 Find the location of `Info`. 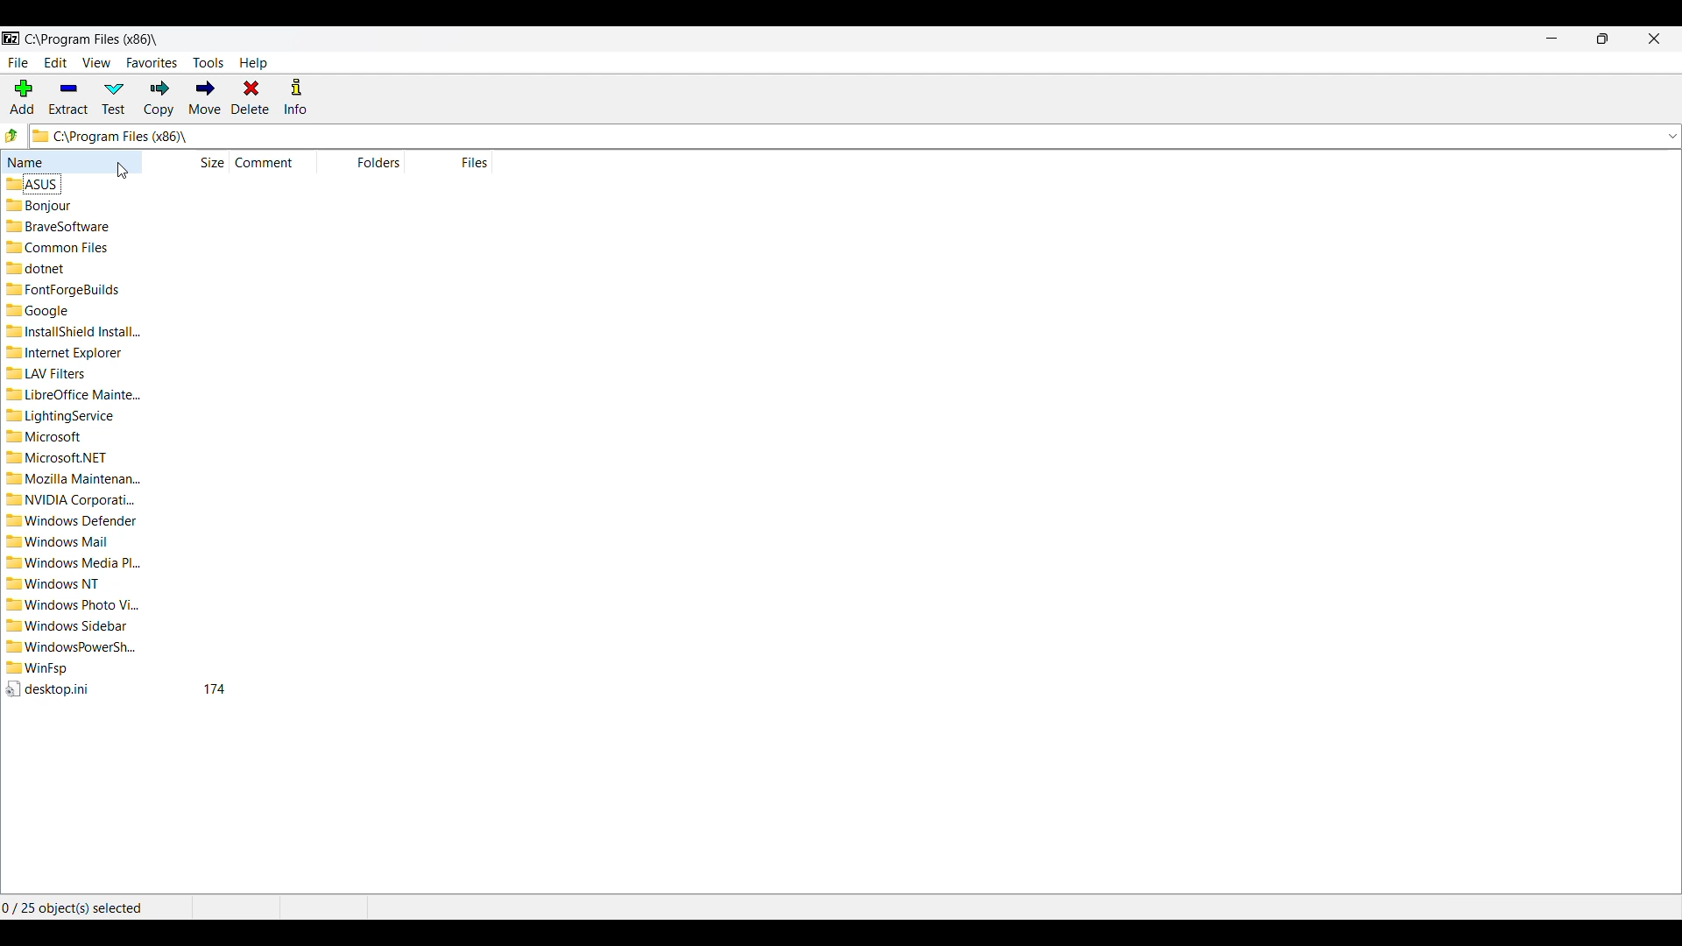

Info is located at coordinates (295, 96).